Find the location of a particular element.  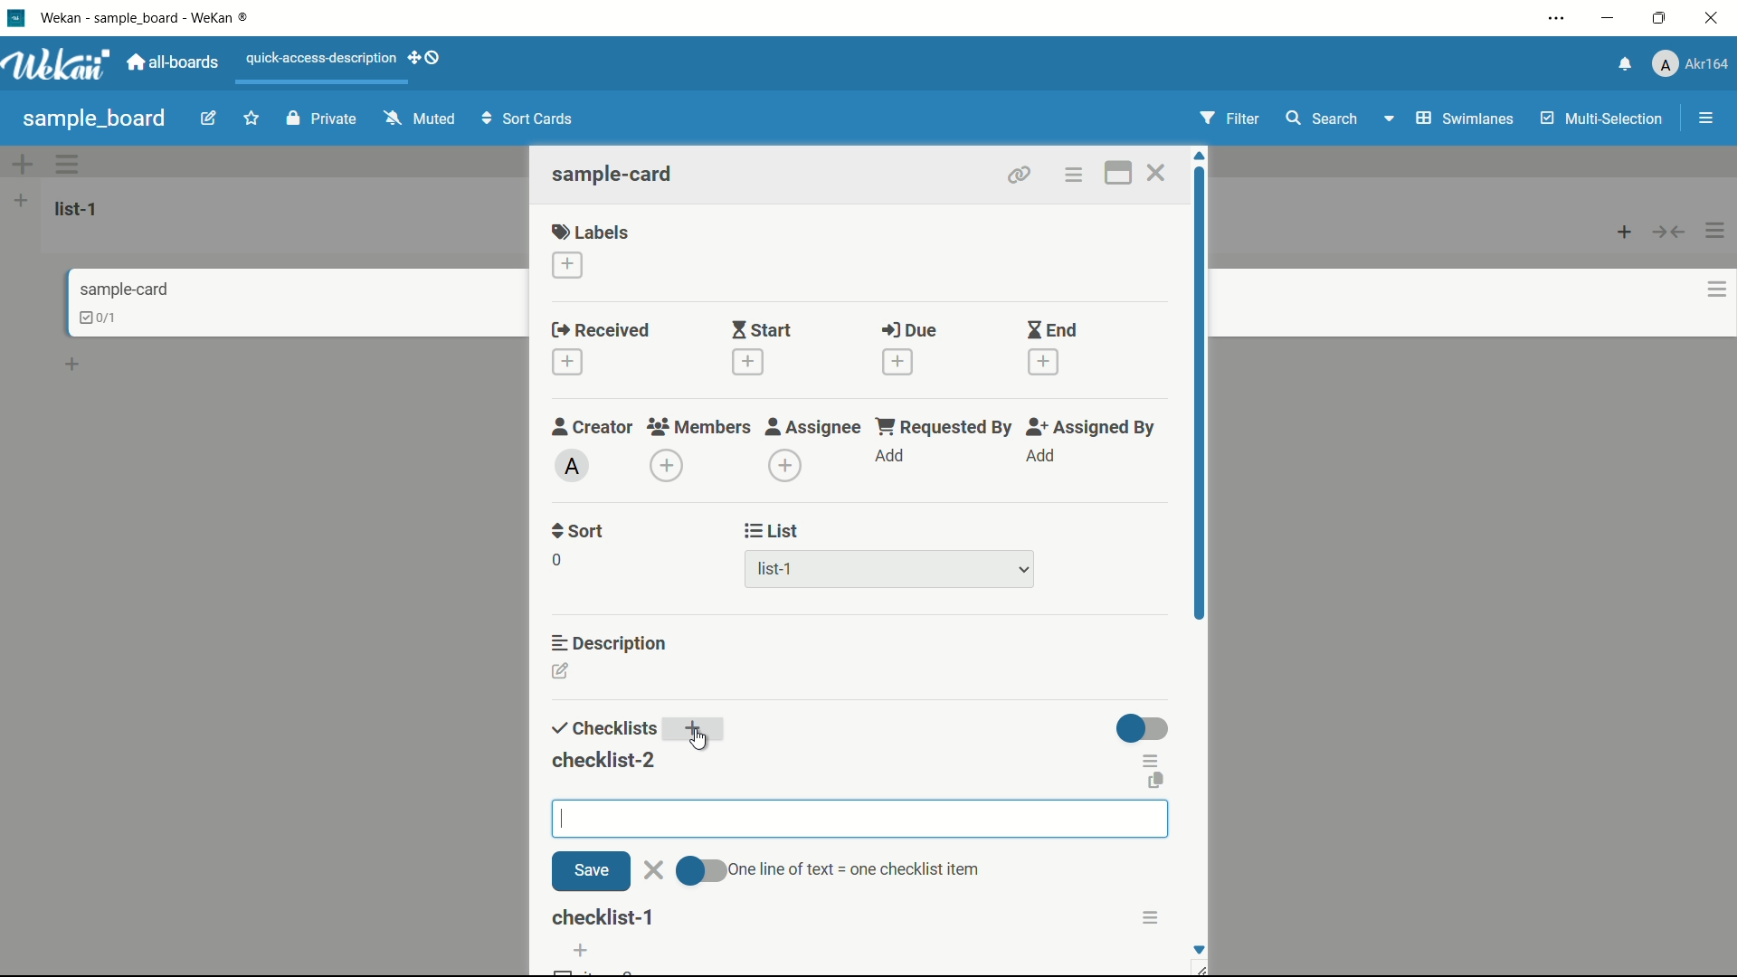

creator is located at coordinates (593, 426).